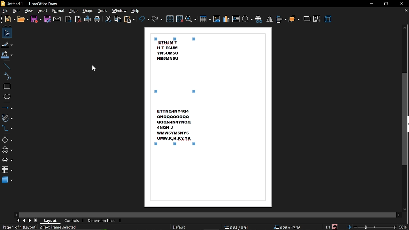 The width and height of the screenshot is (409, 230). Describe the element at coordinates (7, 33) in the screenshot. I see `select` at that location.